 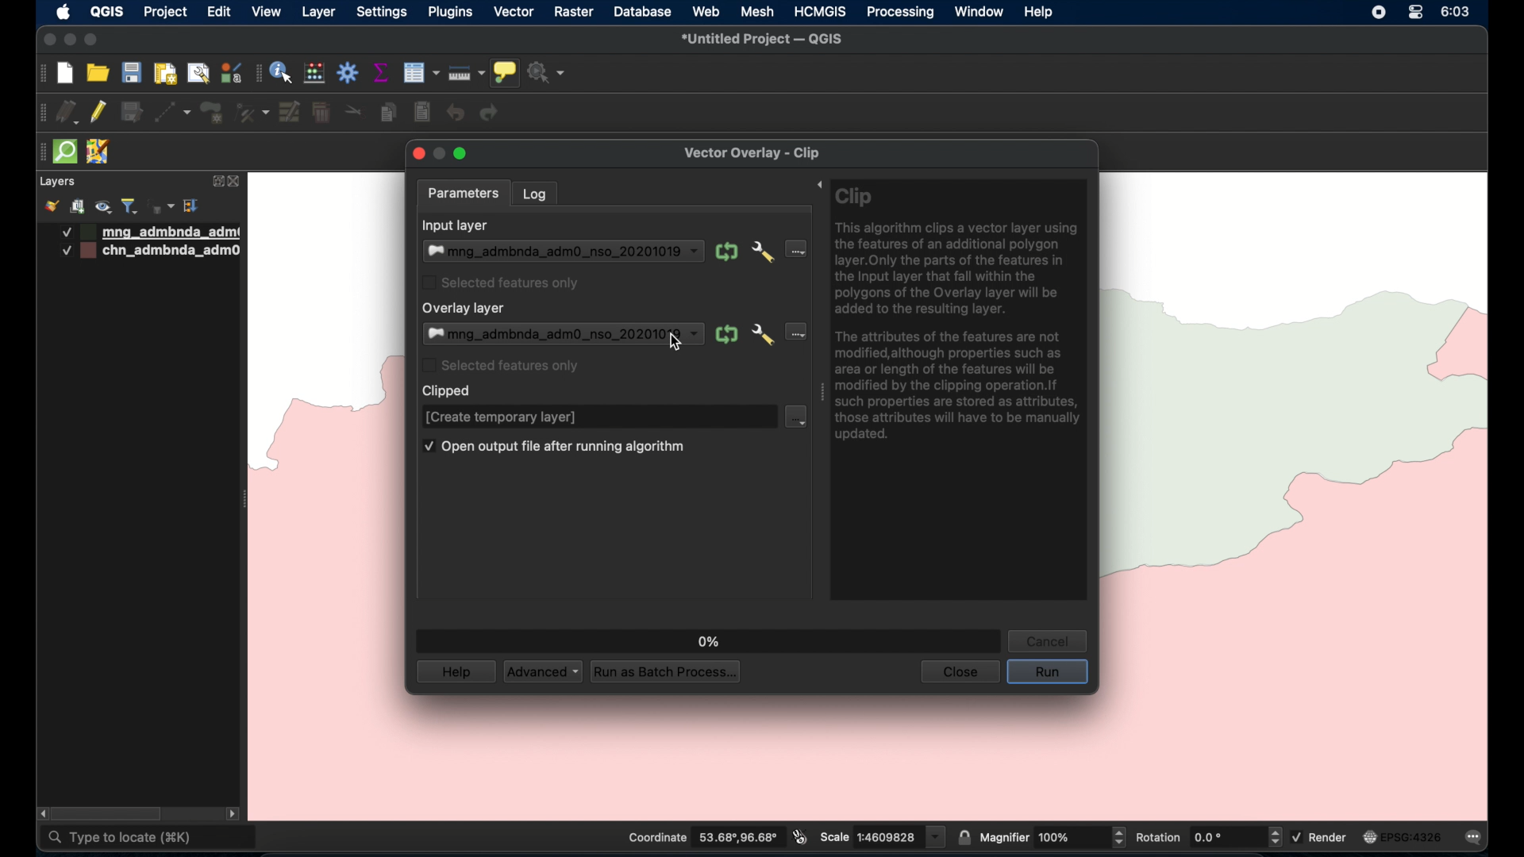 I want to click on open layout manager, so click(x=198, y=75).